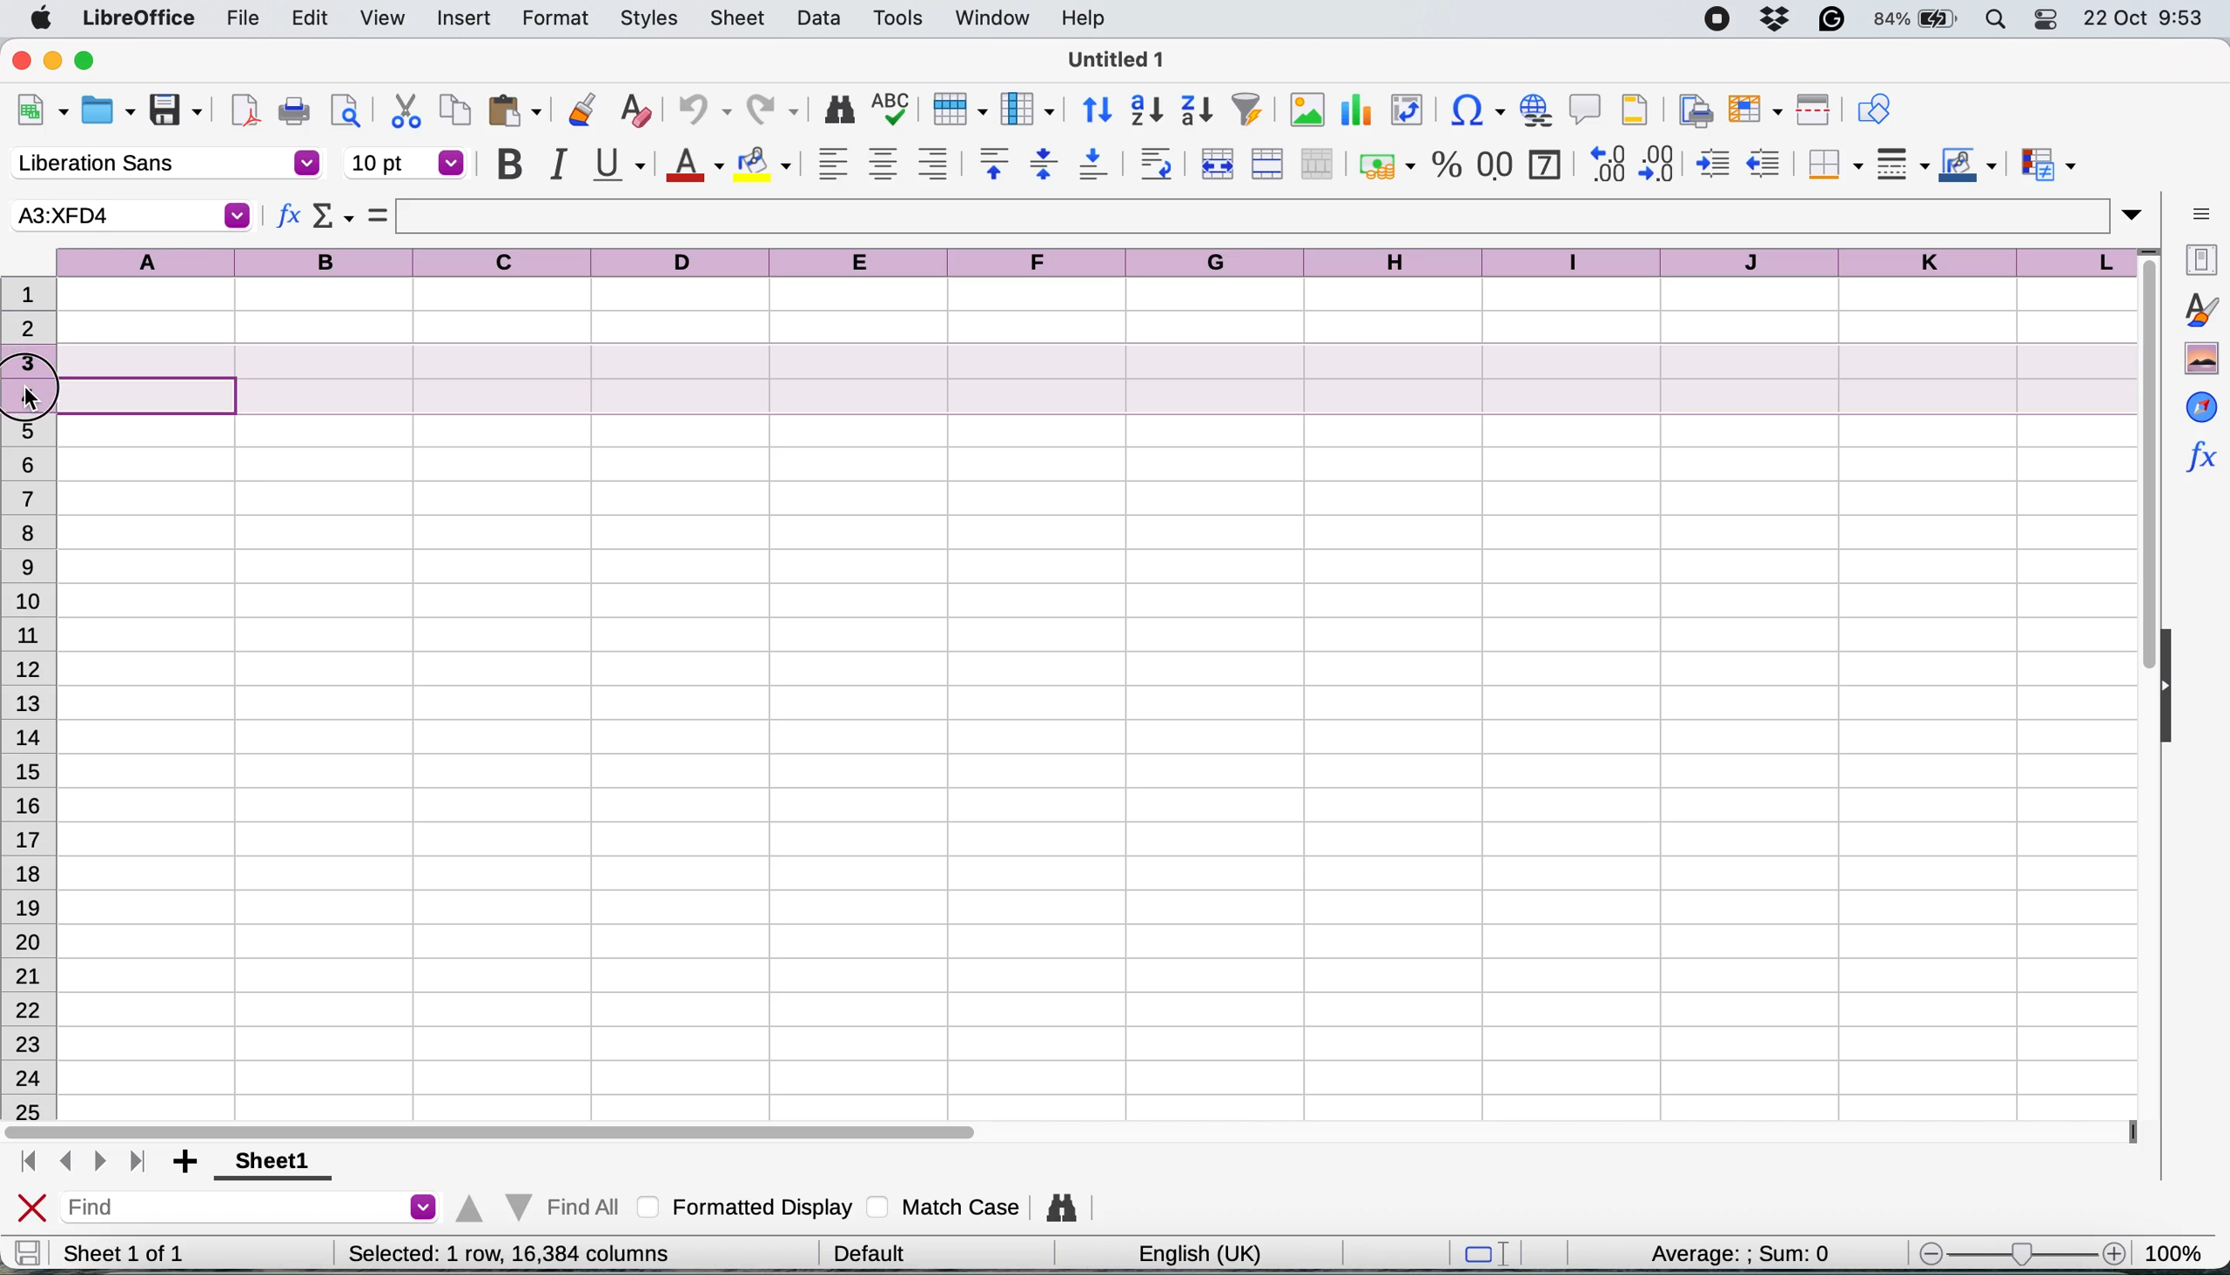 Image resolution: width=2230 pixels, height=1275 pixels. Describe the element at coordinates (294, 112) in the screenshot. I see `print` at that location.